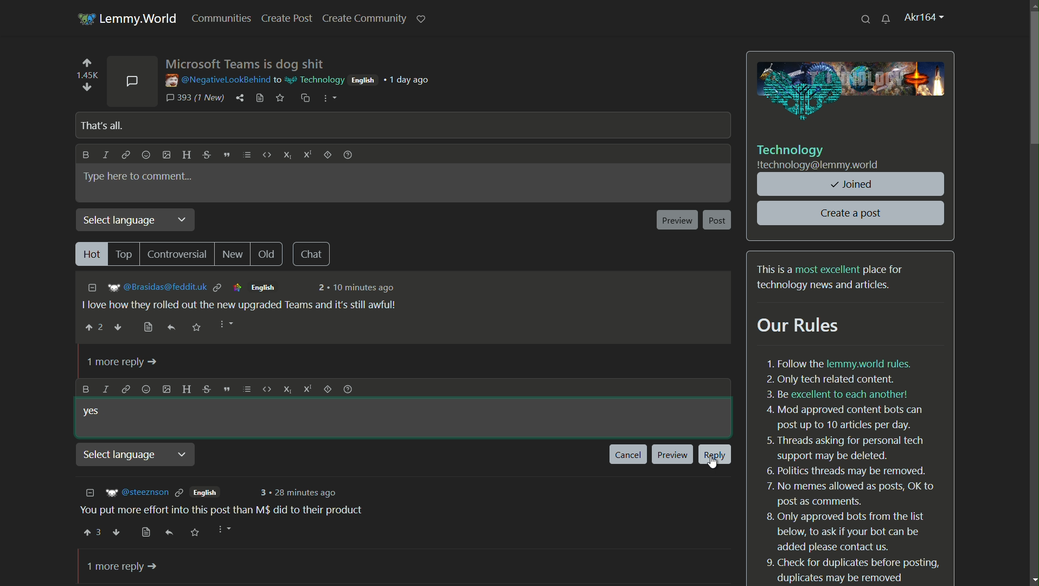 The image size is (1039, 586). What do you see at coordinates (86, 75) in the screenshot?
I see `number of votes` at bounding box center [86, 75].